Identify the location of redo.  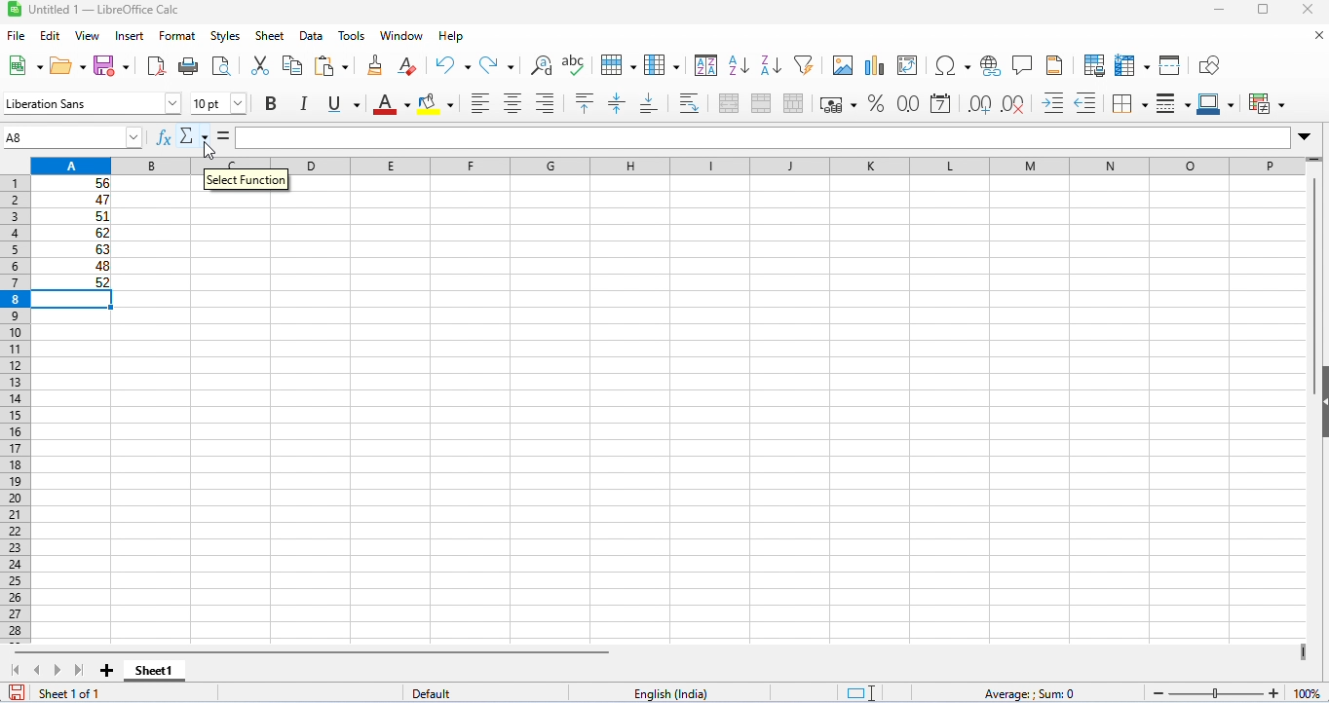
(499, 65).